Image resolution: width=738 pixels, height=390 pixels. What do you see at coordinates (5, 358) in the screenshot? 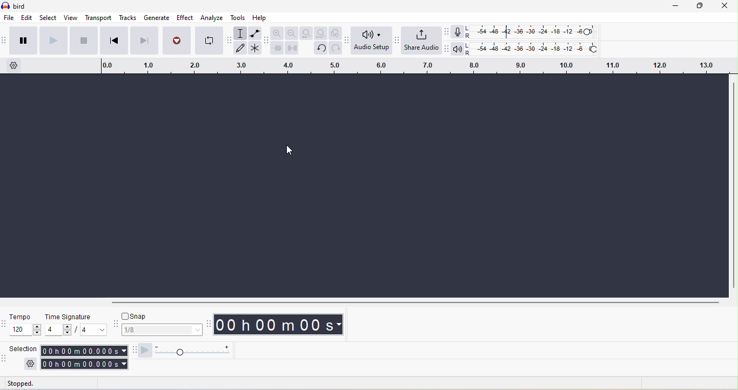
I see `audacity selection toolbar` at bounding box center [5, 358].